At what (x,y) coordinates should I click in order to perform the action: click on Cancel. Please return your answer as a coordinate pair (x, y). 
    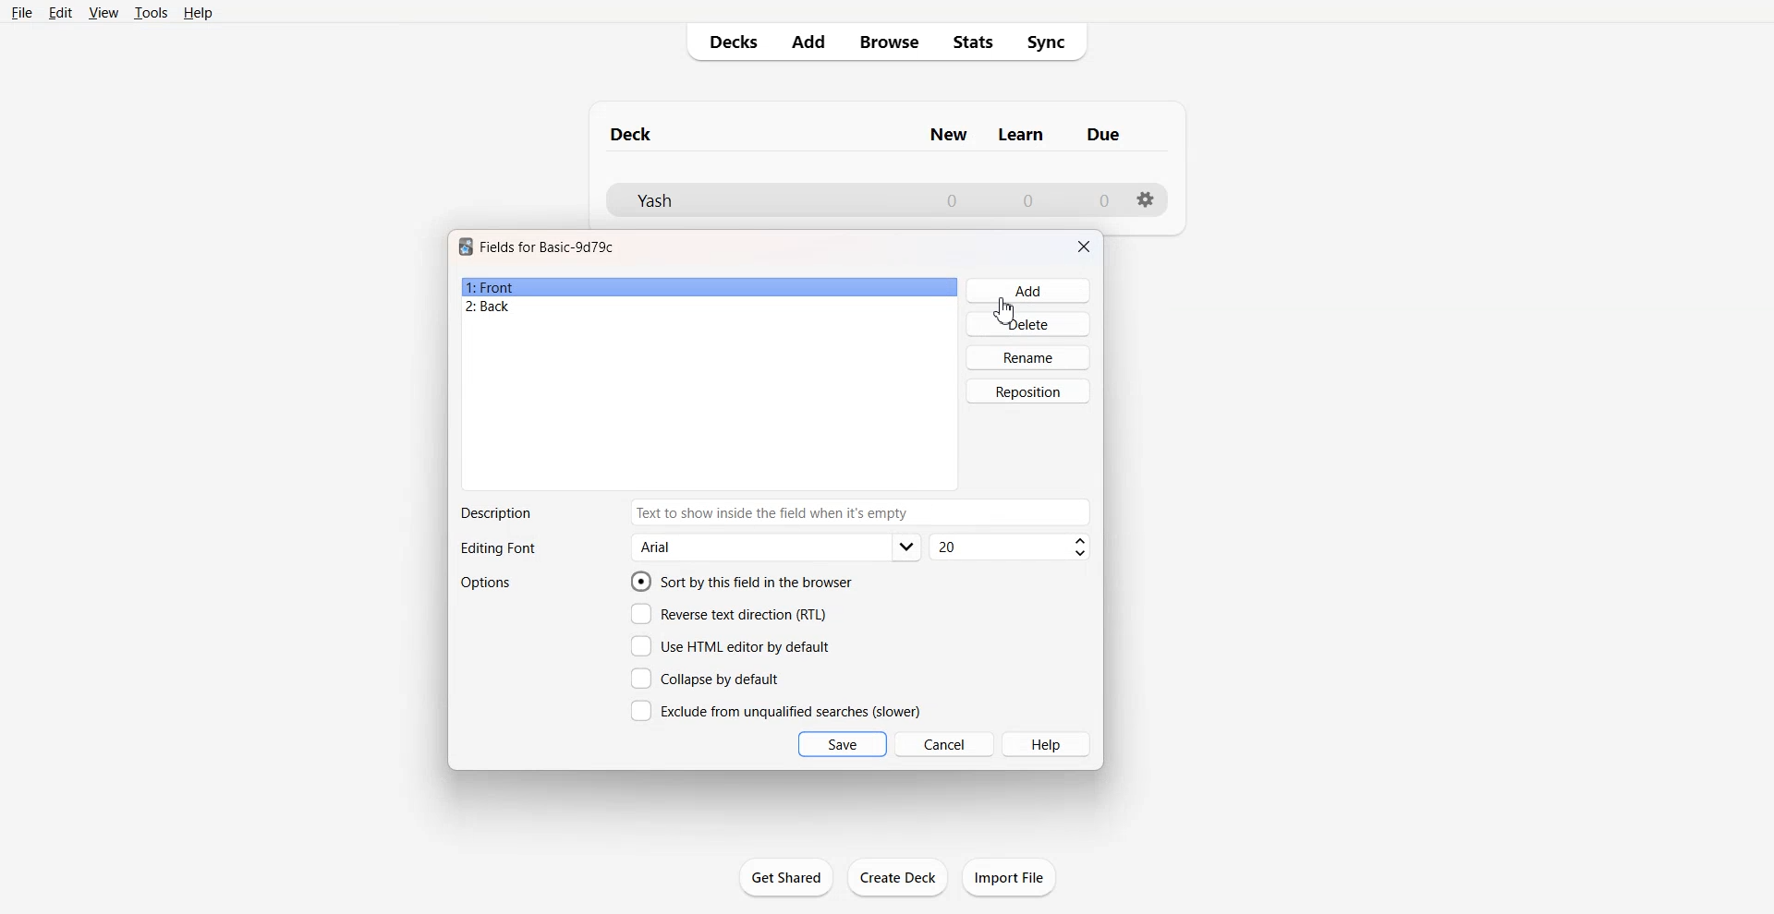
    Looking at the image, I should click on (945, 743).